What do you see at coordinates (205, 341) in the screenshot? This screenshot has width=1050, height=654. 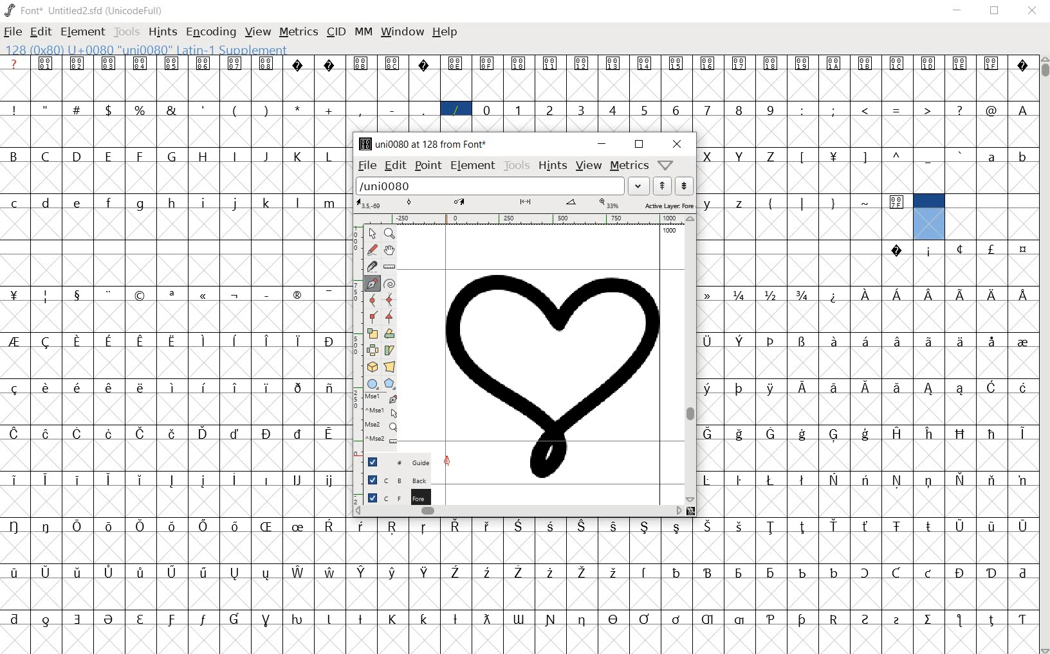 I see `glyph` at bounding box center [205, 341].